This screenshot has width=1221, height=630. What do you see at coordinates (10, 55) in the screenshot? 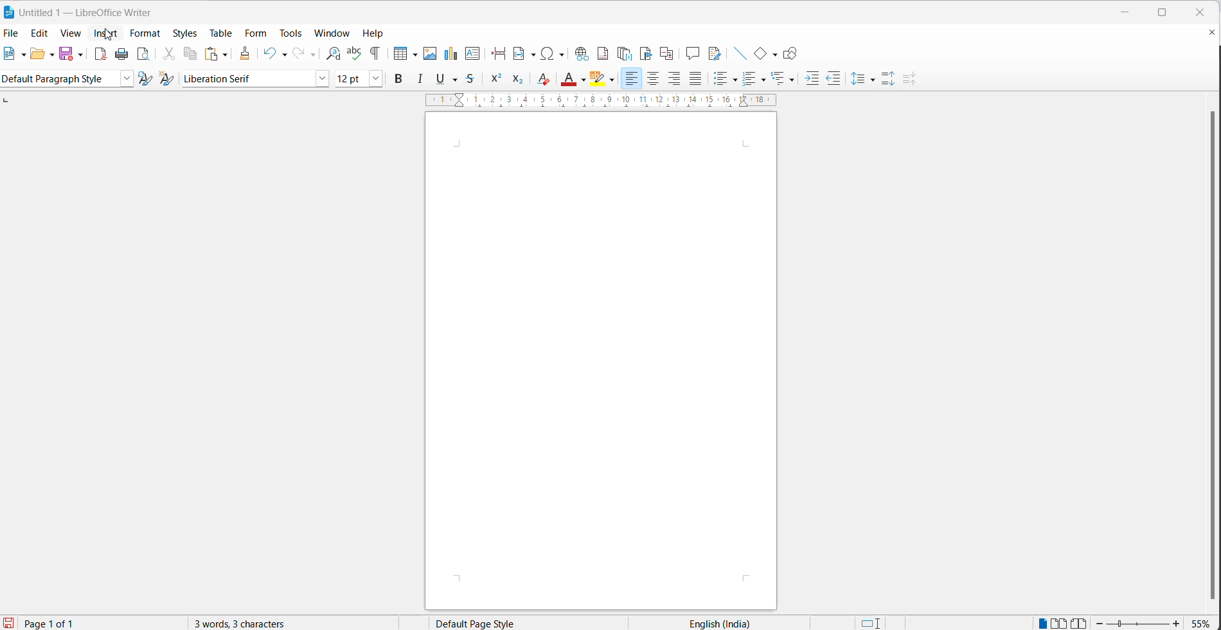
I see `new file` at bounding box center [10, 55].